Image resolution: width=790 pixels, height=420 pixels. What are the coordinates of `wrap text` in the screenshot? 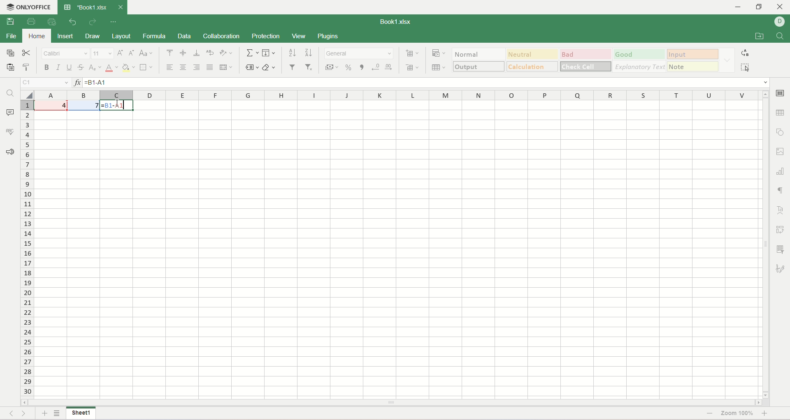 It's located at (209, 53).